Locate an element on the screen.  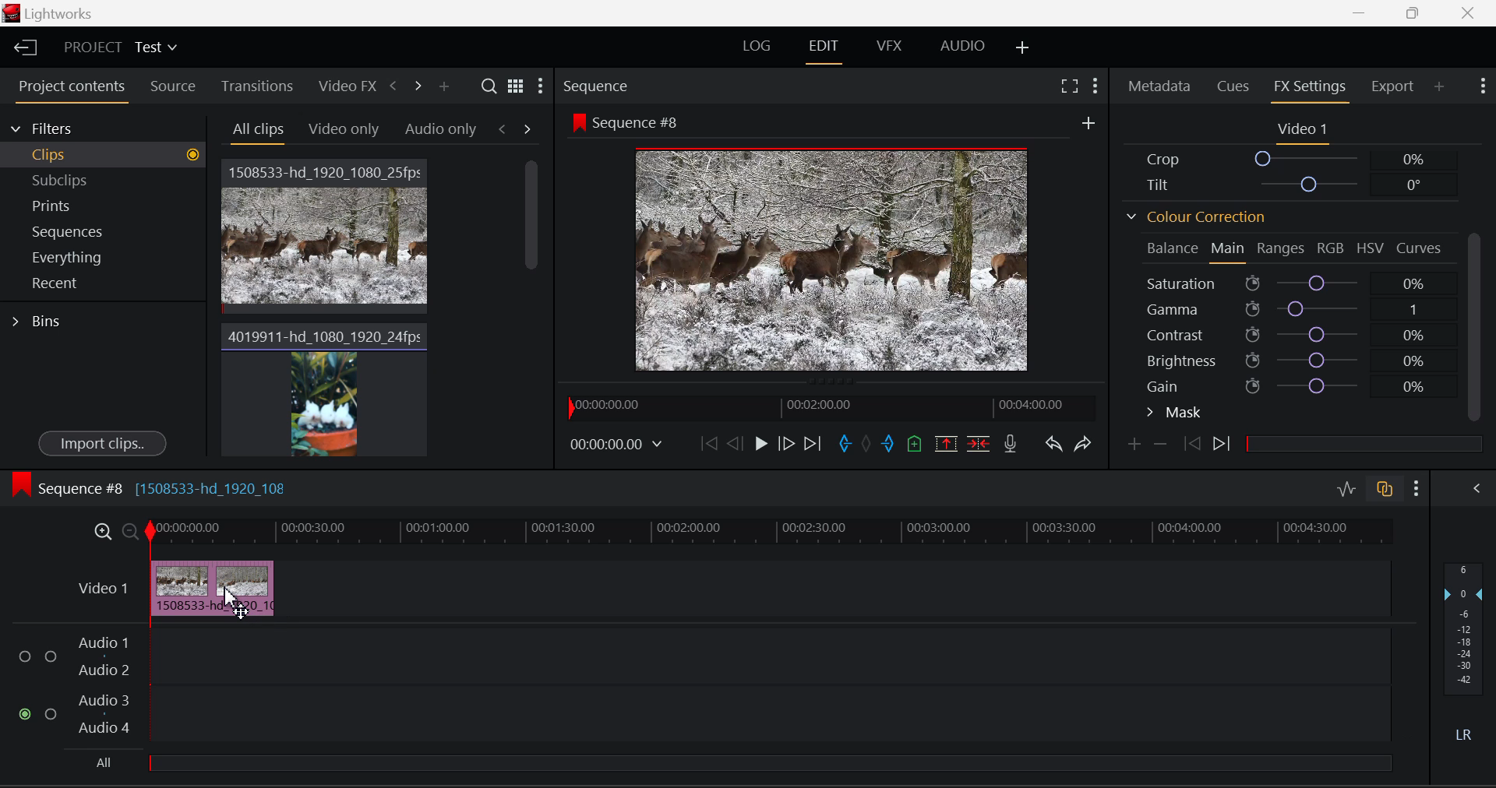
RGB is located at coordinates (1331, 249).